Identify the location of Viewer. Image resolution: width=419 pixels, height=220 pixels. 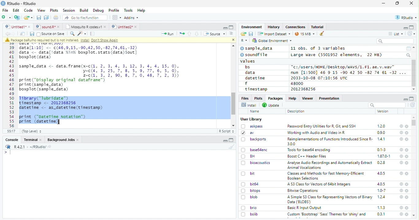
(308, 98).